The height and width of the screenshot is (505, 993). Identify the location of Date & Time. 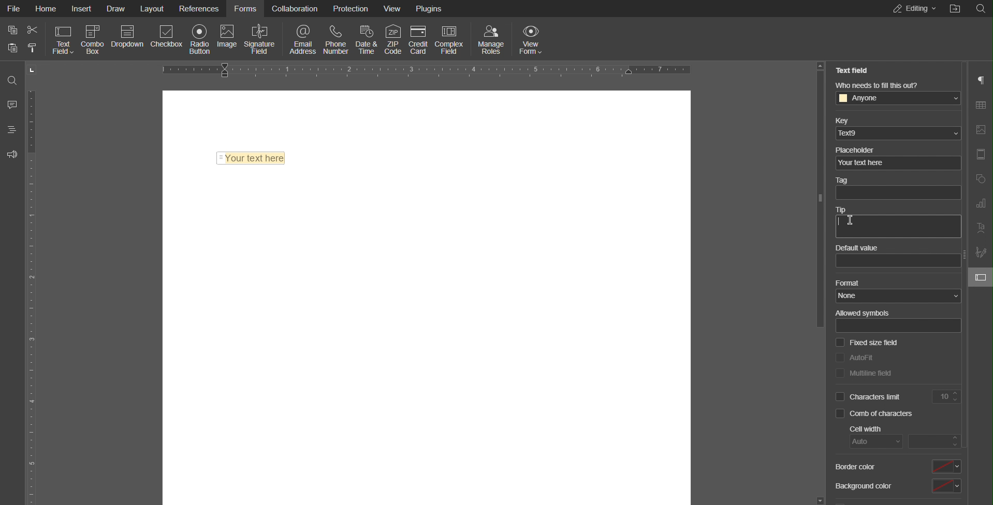
(367, 38).